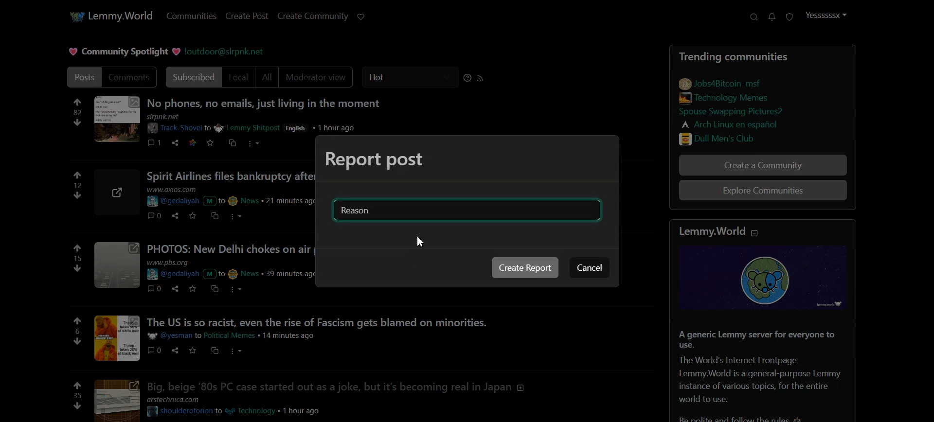 Image resolution: width=934 pixels, height=422 pixels. What do you see at coordinates (153, 215) in the screenshot?
I see `comments` at bounding box center [153, 215].